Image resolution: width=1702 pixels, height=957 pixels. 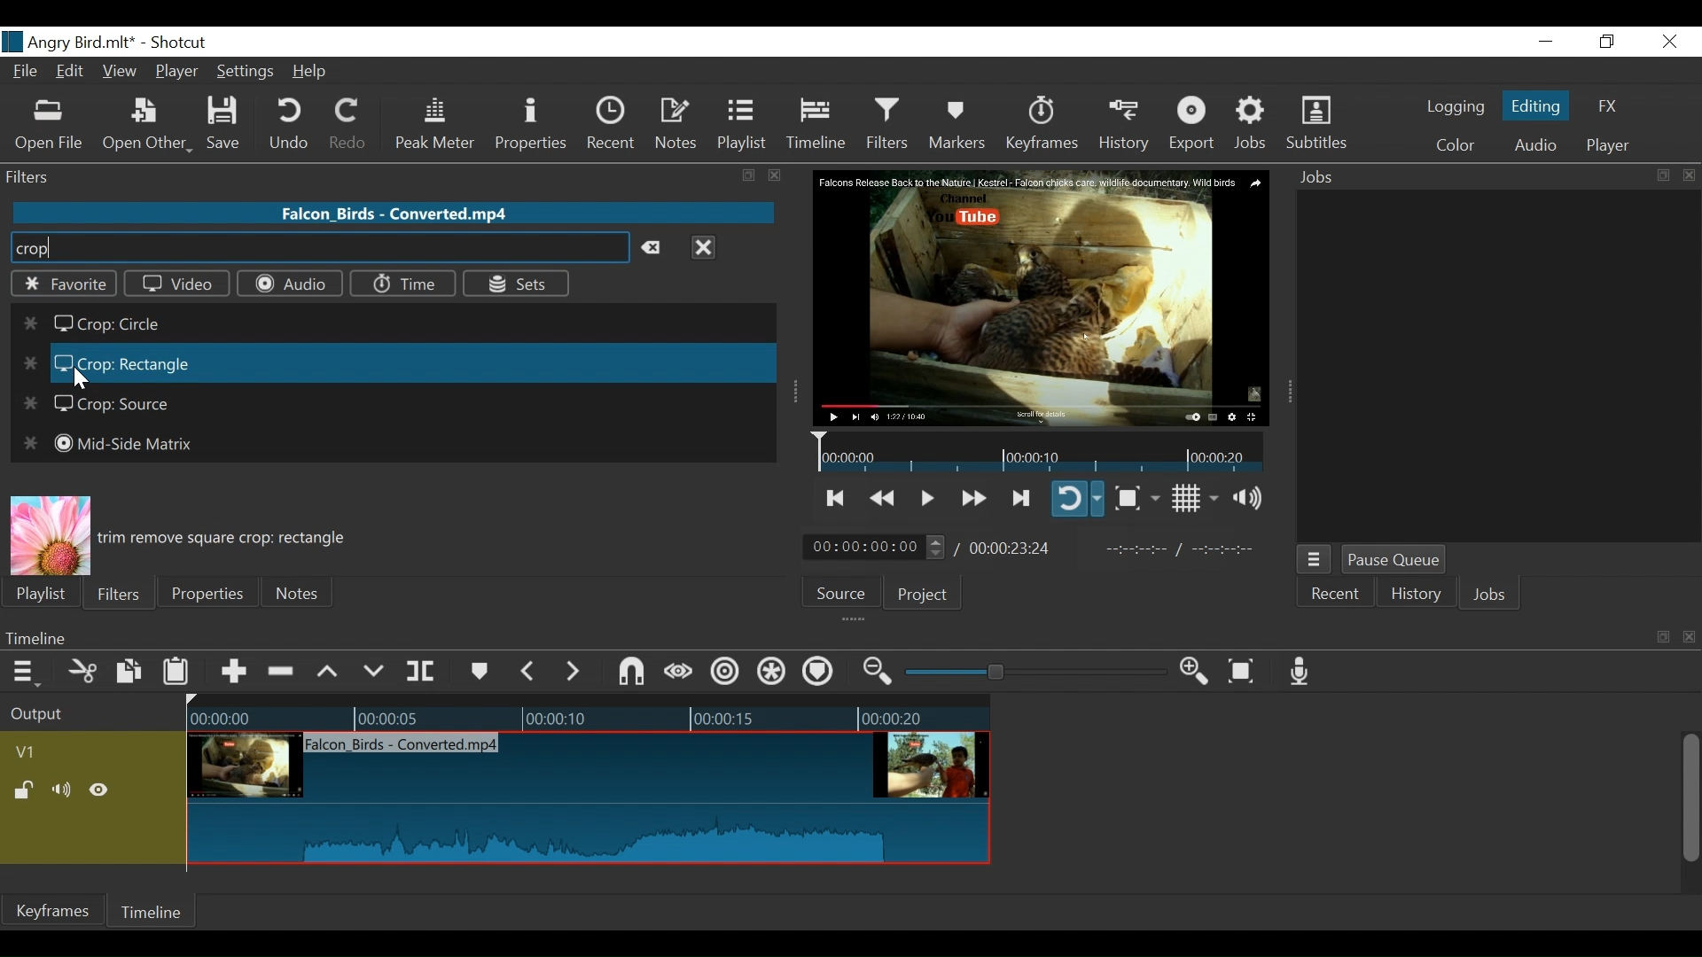 I want to click on Zoom timeline in, so click(x=1199, y=673).